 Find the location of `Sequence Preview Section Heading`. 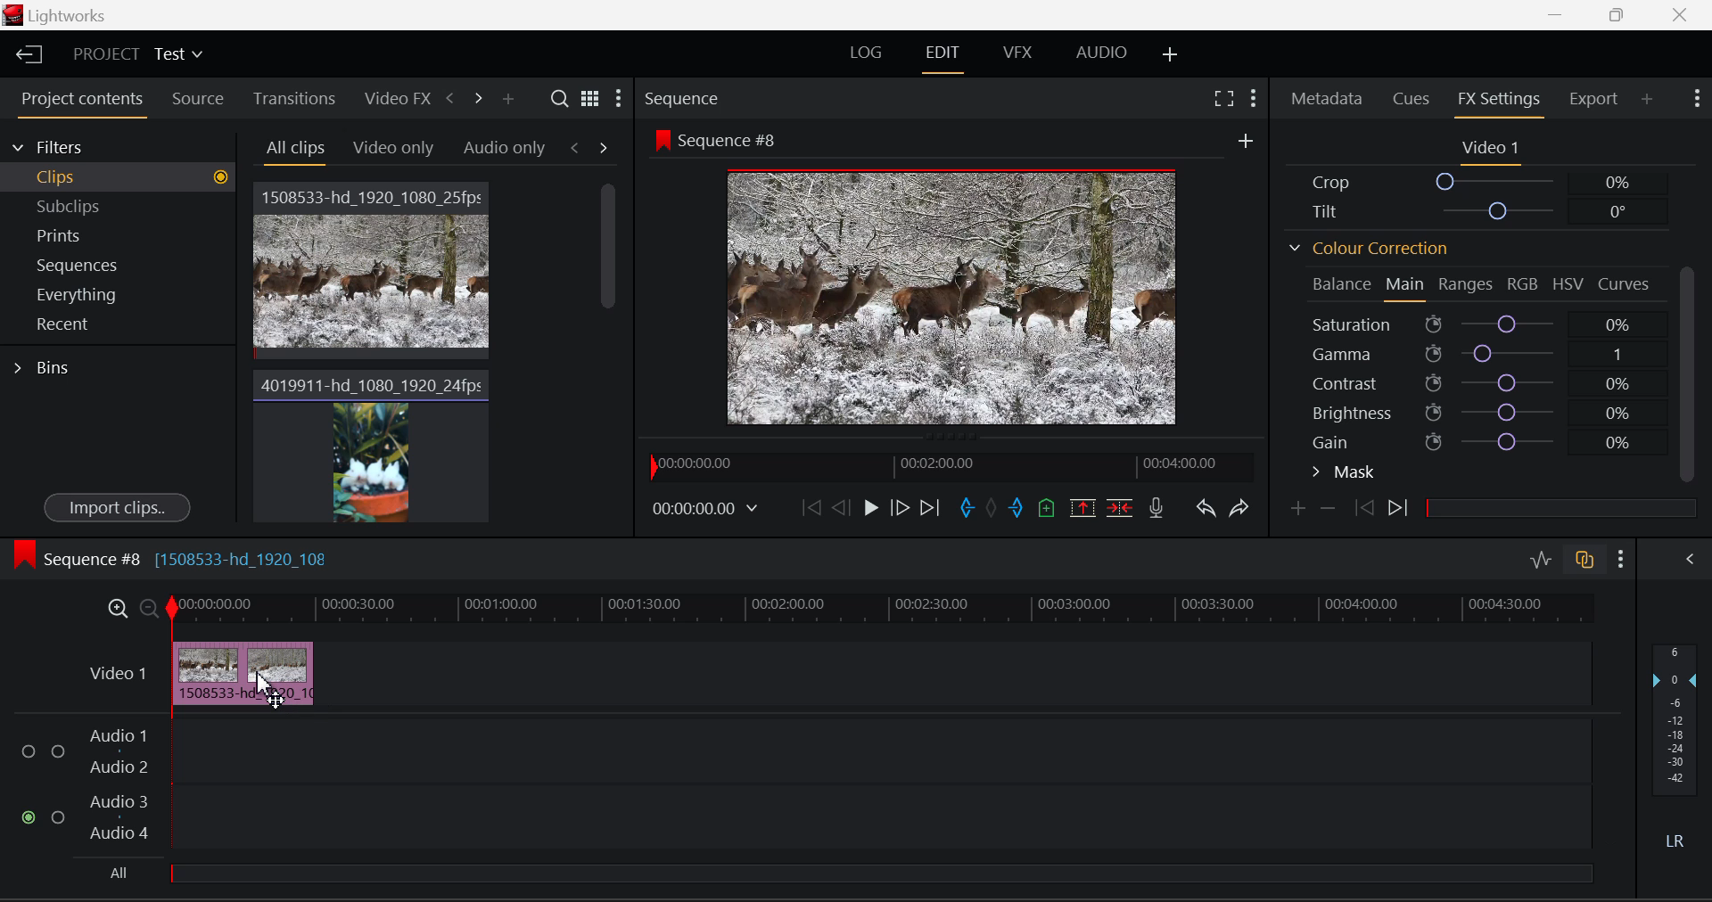

Sequence Preview Section Heading is located at coordinates (685, 99).